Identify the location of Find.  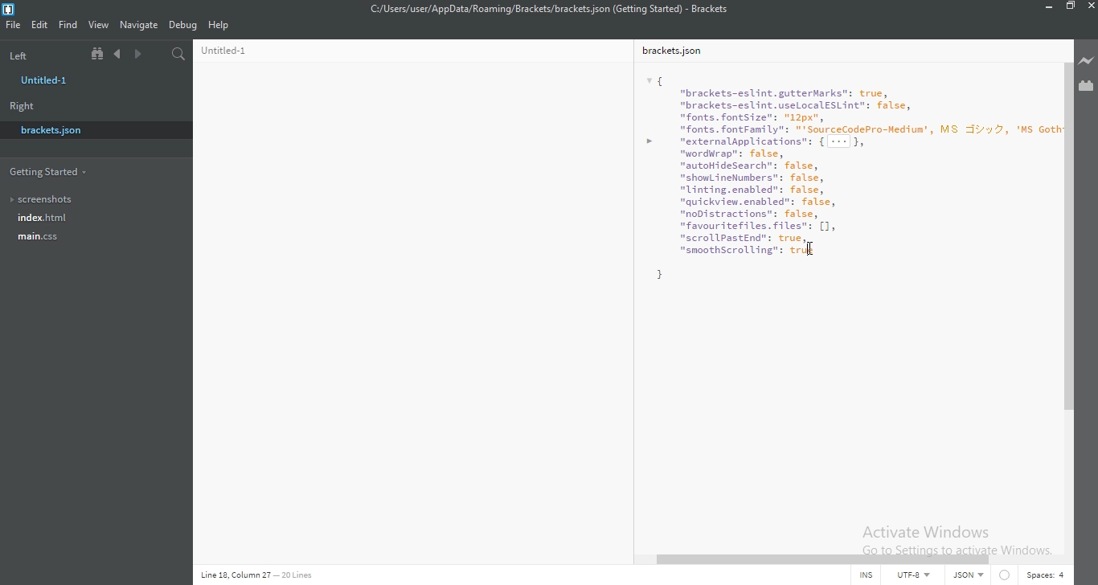
(70, 24).